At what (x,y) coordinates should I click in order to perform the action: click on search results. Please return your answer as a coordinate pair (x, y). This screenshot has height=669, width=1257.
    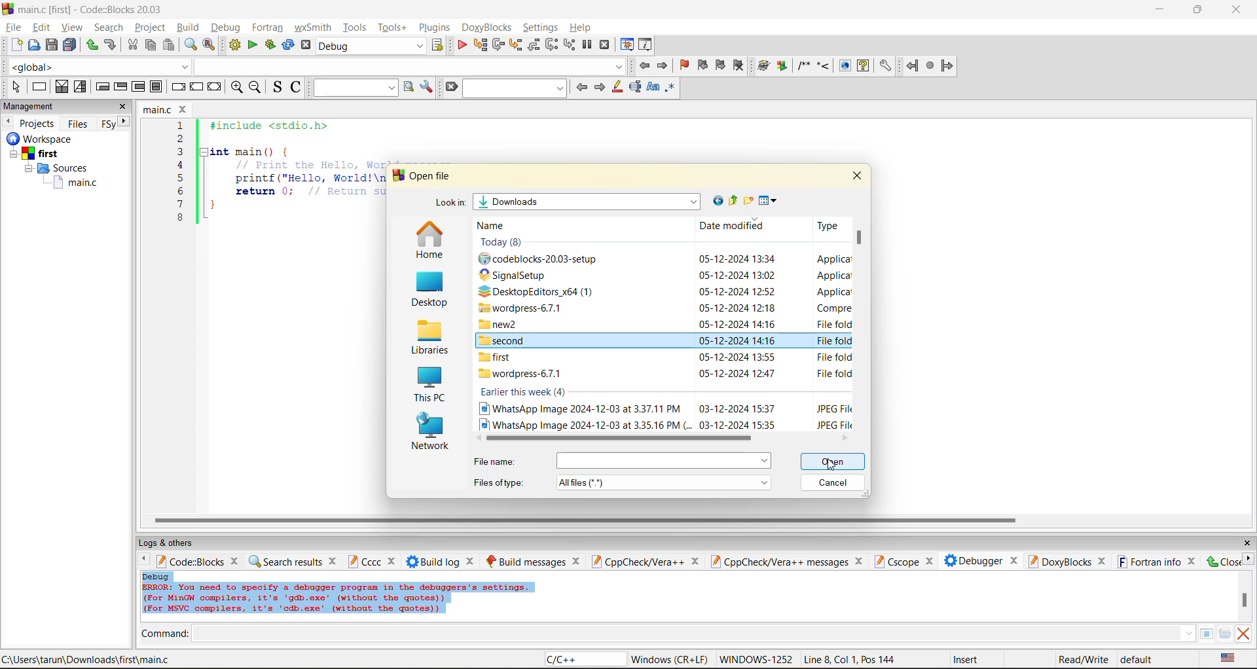
    Looking at the image, I should click on (285, 561).